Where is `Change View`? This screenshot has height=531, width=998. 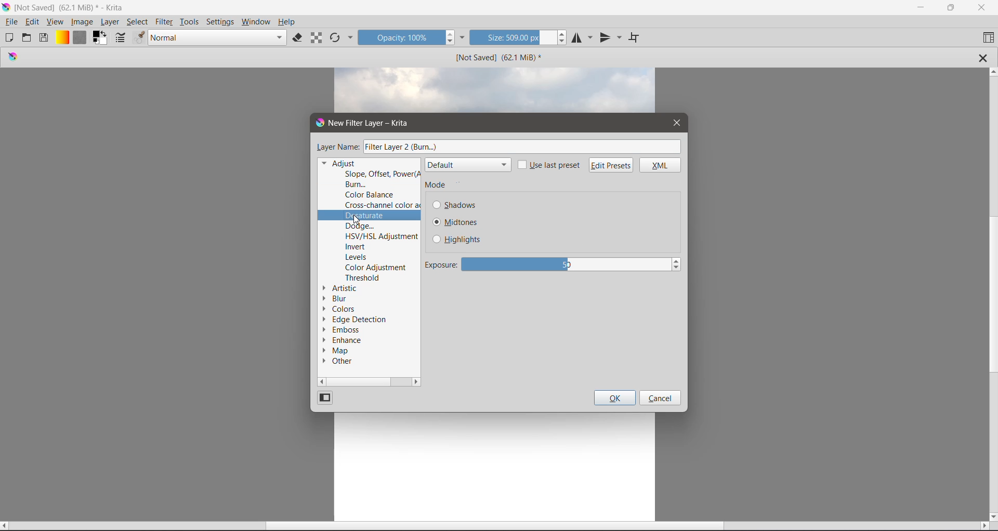 Change View is located at coordinates (326, 398).